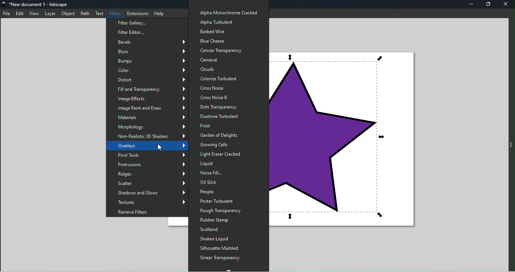 Image resolution: width=515 pixels, height=272 pixels. What do you see at coordinates (148, 212) in the screenshot?
I see `Remove filters` at bounding box center [148, 212].